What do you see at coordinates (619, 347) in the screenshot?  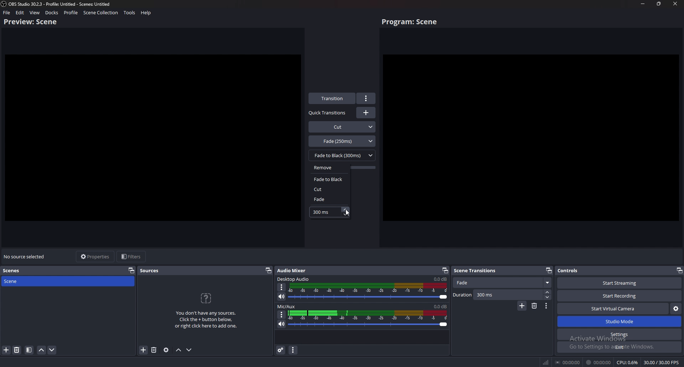 I see `Exit` at bounding box center [619, 347].